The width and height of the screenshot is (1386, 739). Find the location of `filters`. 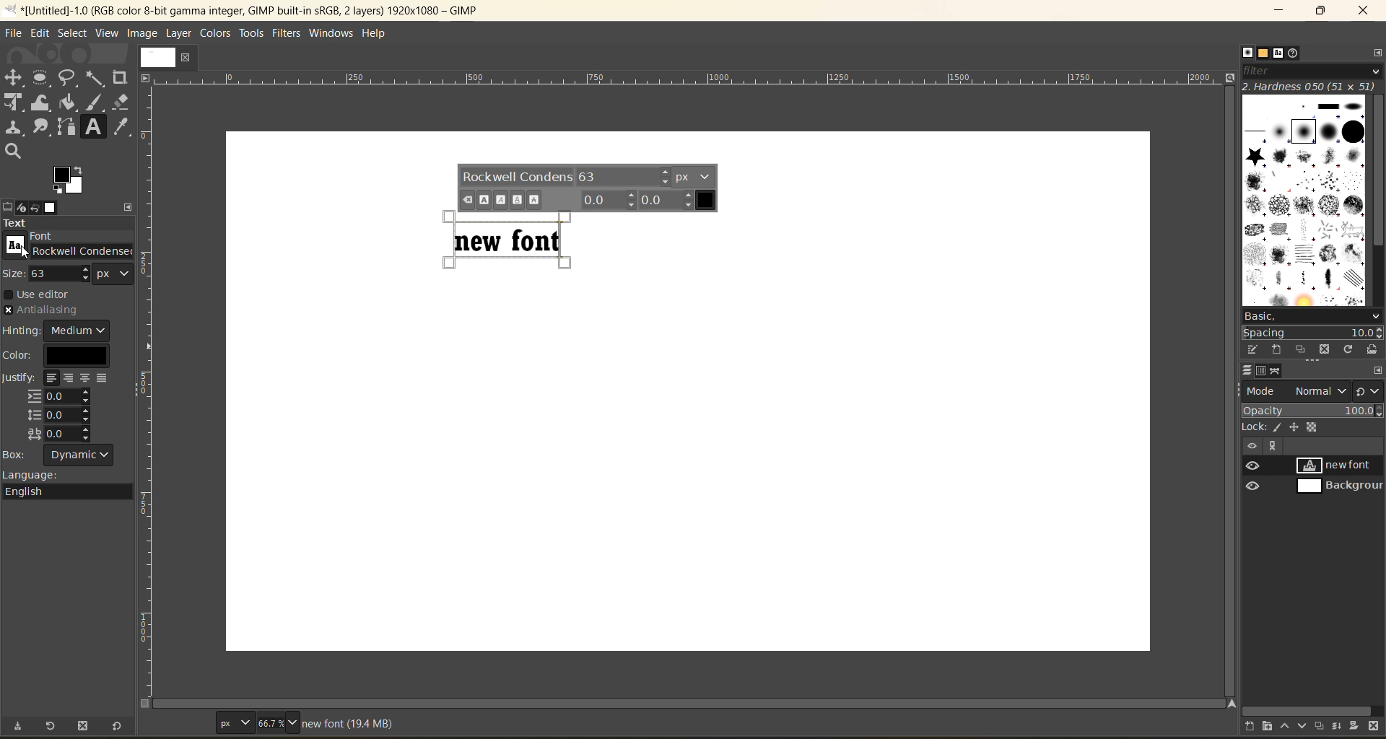

filters is located at coordinates (290, 34).